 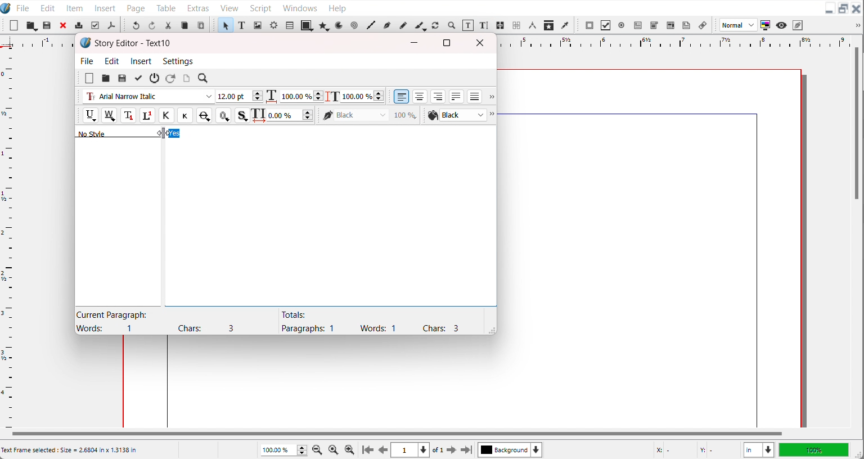 I want to click on Windows, so click(x=300, y=7).